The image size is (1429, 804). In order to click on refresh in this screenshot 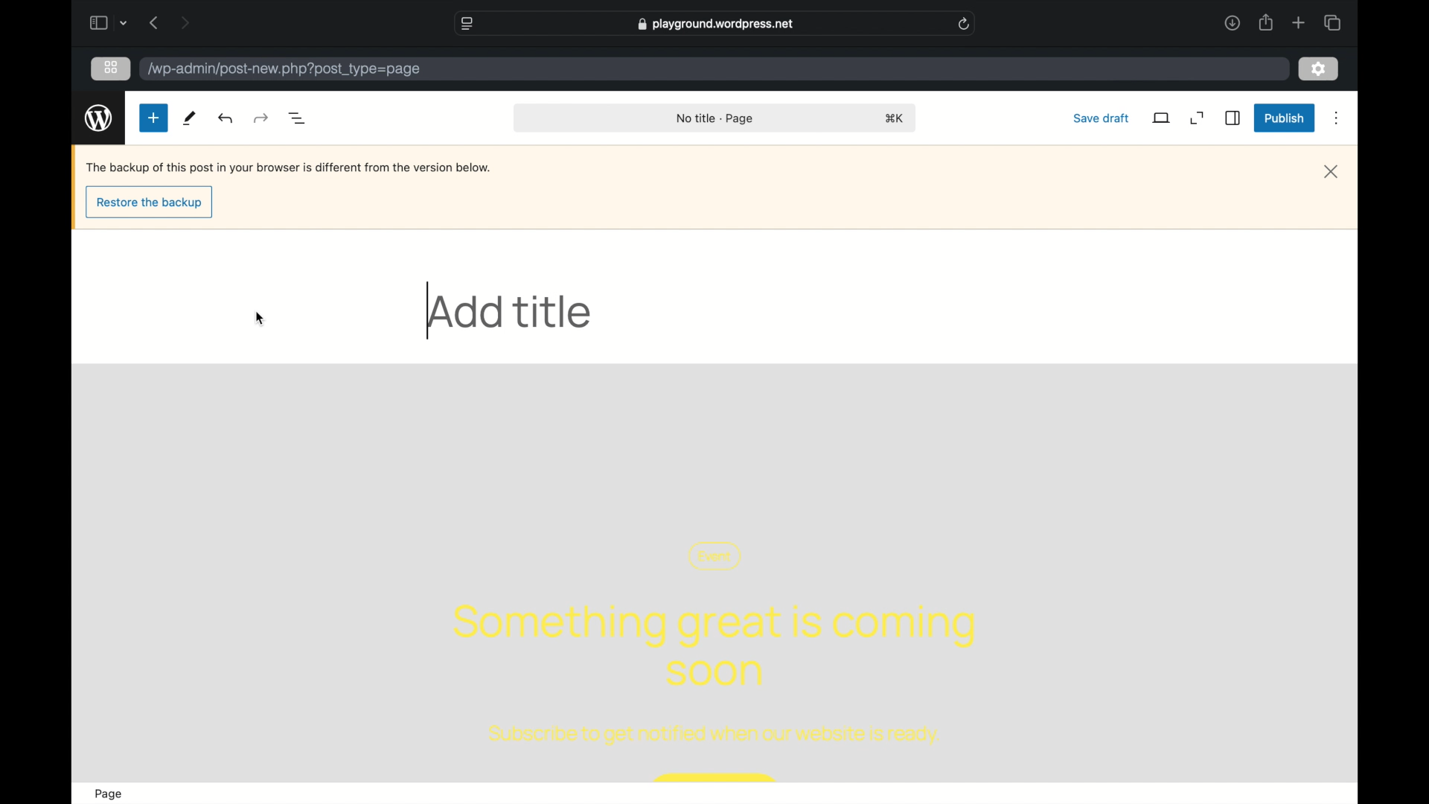, I will do `click(965, 25)`.